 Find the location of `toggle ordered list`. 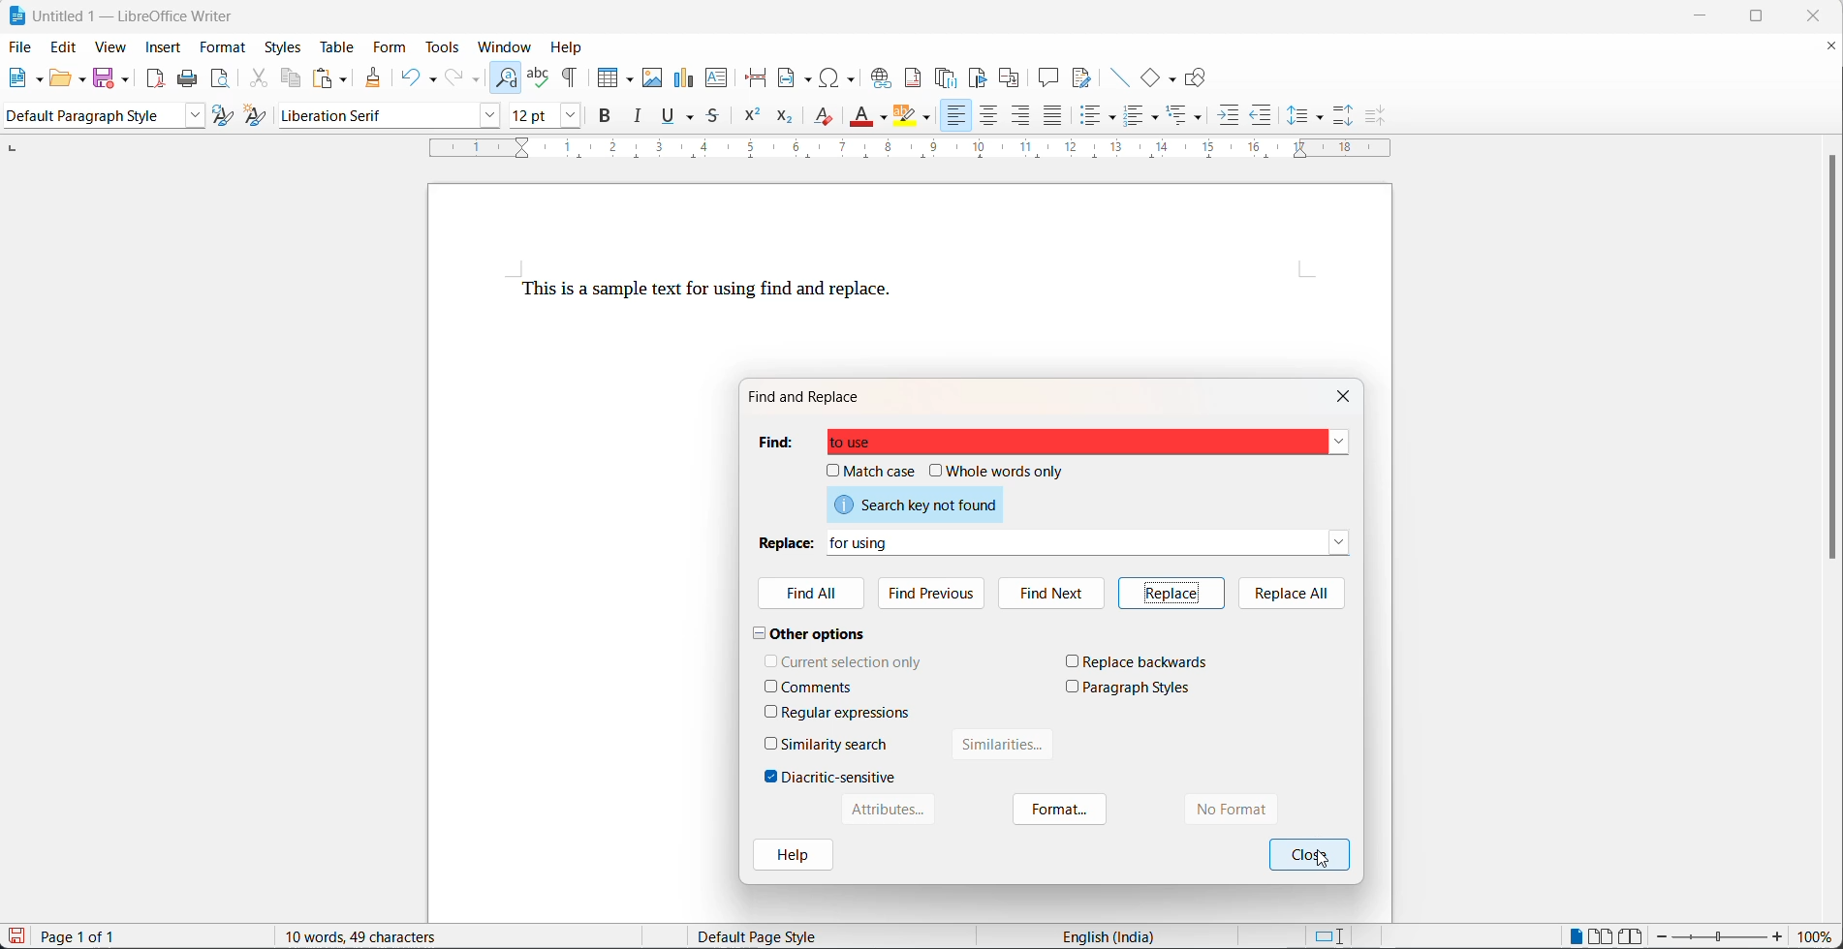

toggle ordered list is located at coordinates (1136, 117).